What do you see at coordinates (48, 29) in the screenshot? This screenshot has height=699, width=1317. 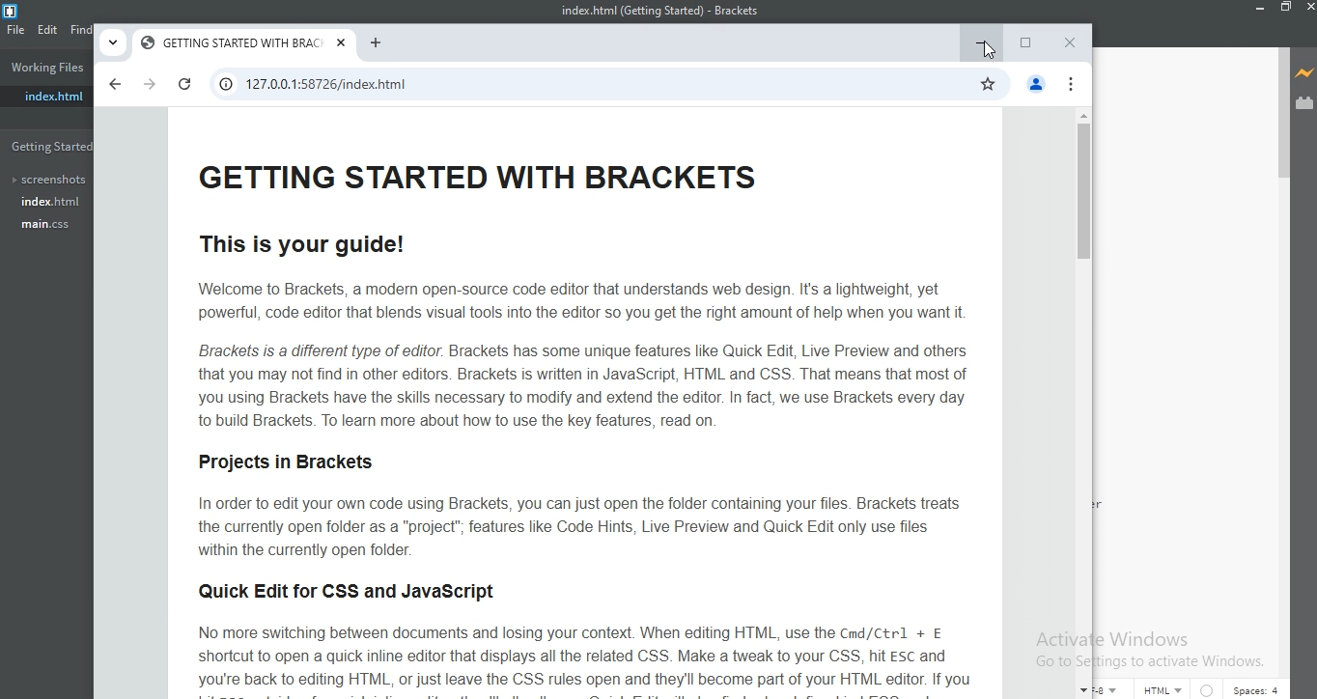 I see `edit` at bounding box center [48, 29].